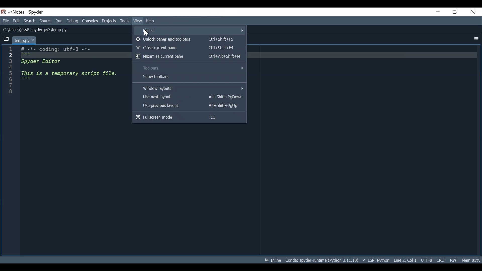  I want to click on Run, so click(59, 21).